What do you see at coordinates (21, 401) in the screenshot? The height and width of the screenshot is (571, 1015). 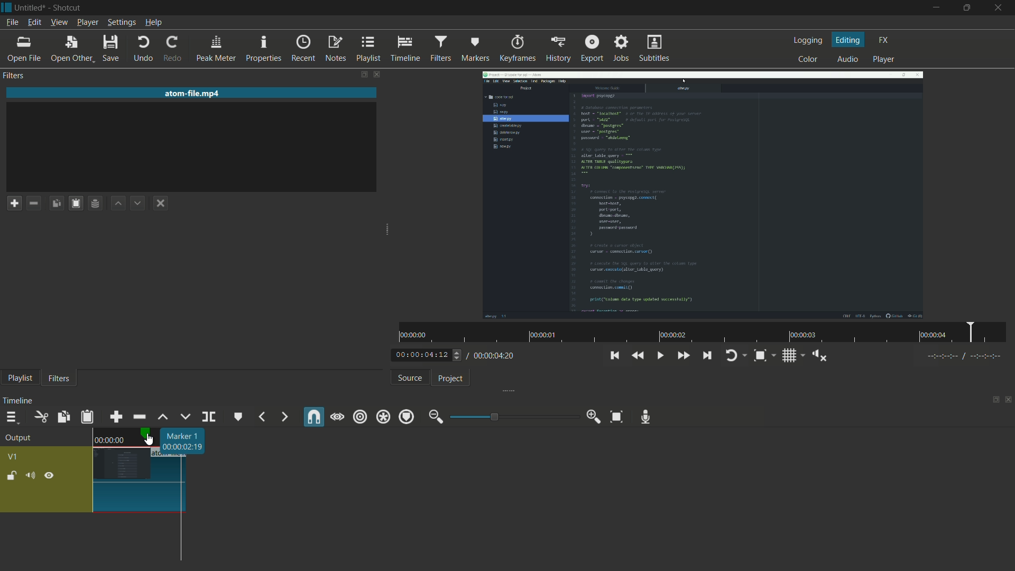 I see `timeline` at bounding box center [21, 401].